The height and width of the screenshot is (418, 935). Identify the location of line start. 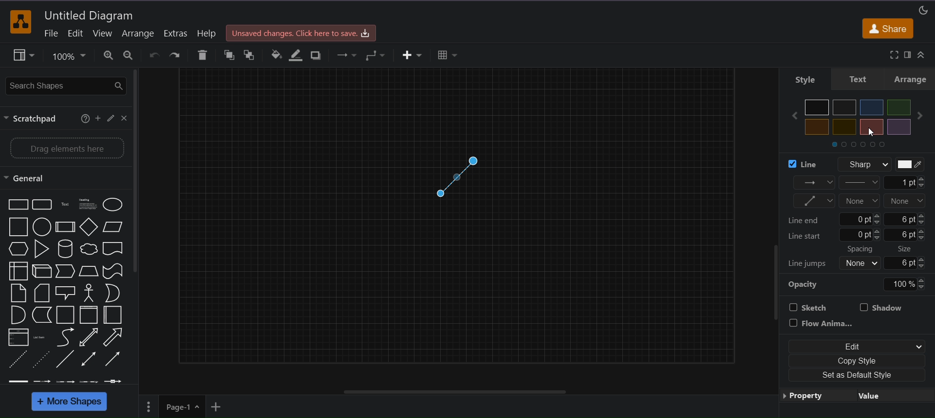
(860, 201).